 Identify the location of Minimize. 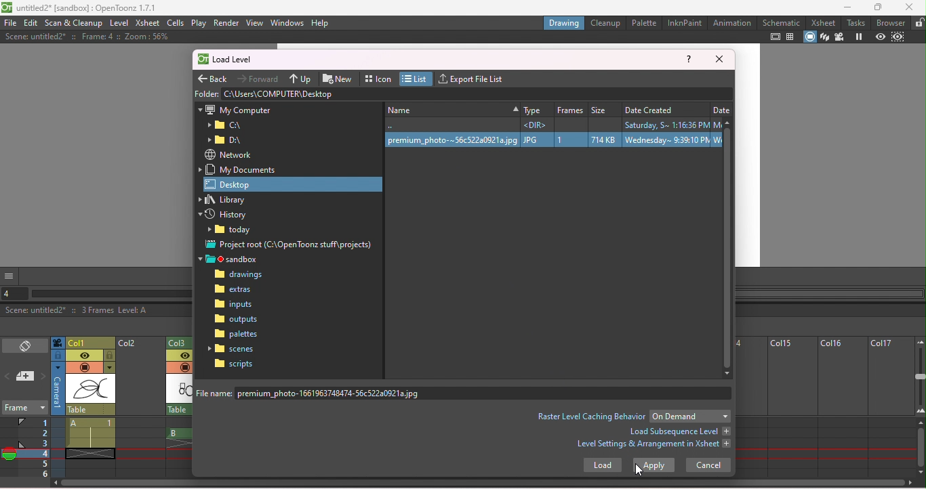
(847, 7).